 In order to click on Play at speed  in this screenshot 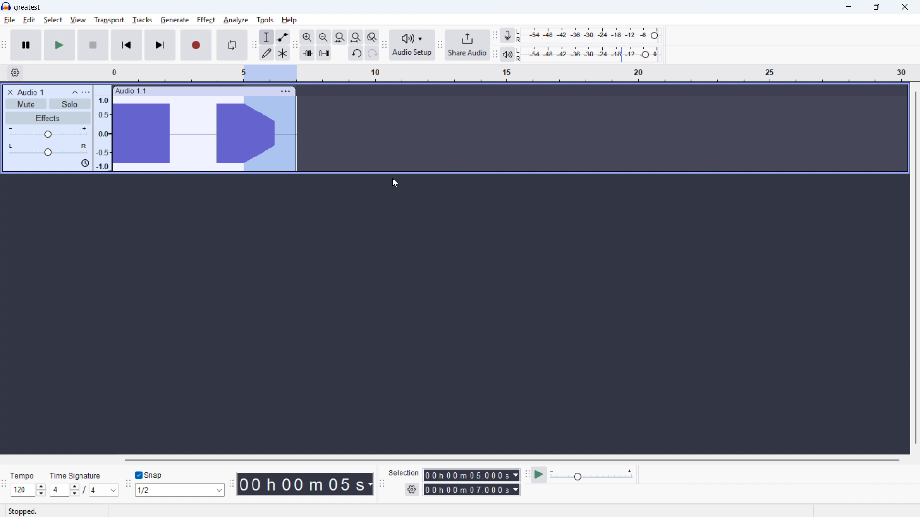, I will do `click(539, 475)`.